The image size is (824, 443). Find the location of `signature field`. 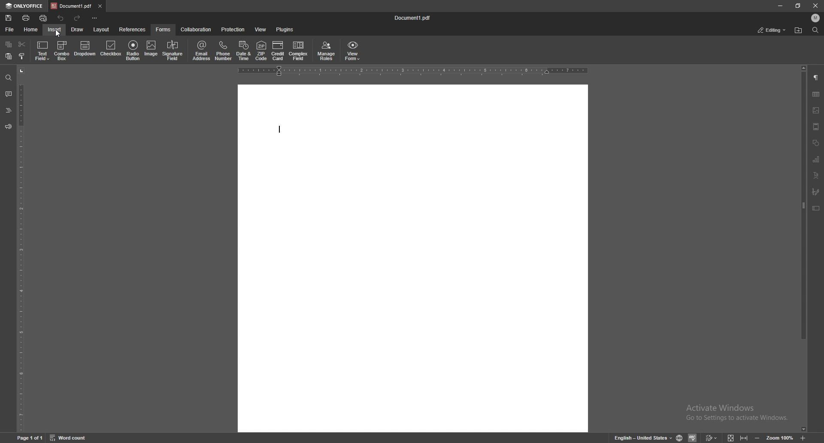

signature field is located at coordinates (817, 191).